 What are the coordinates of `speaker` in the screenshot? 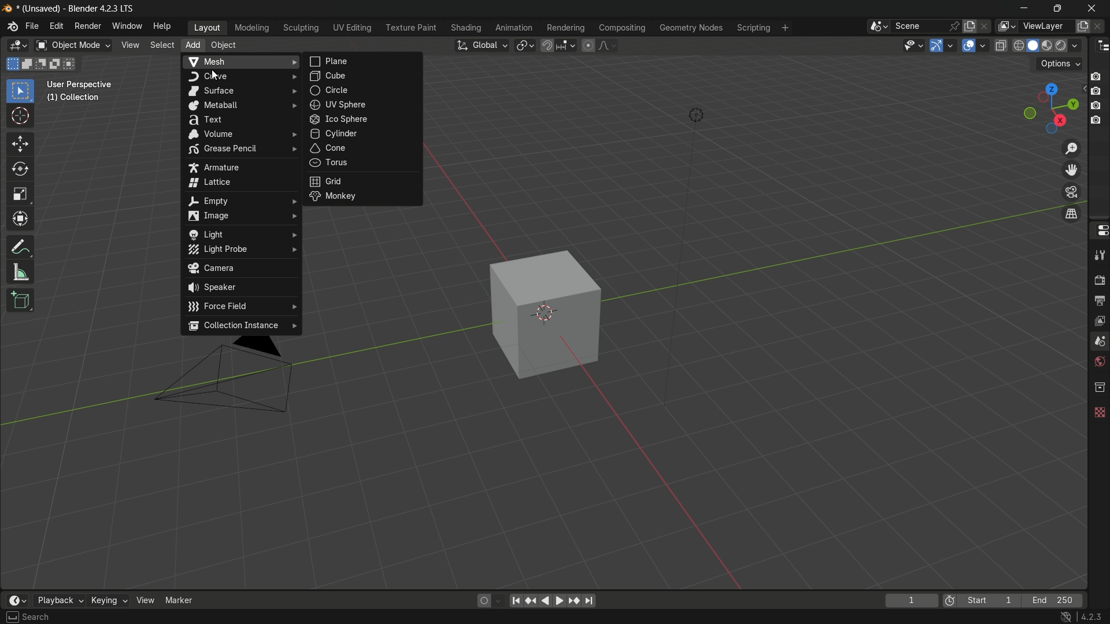 It's located at (242, 288).